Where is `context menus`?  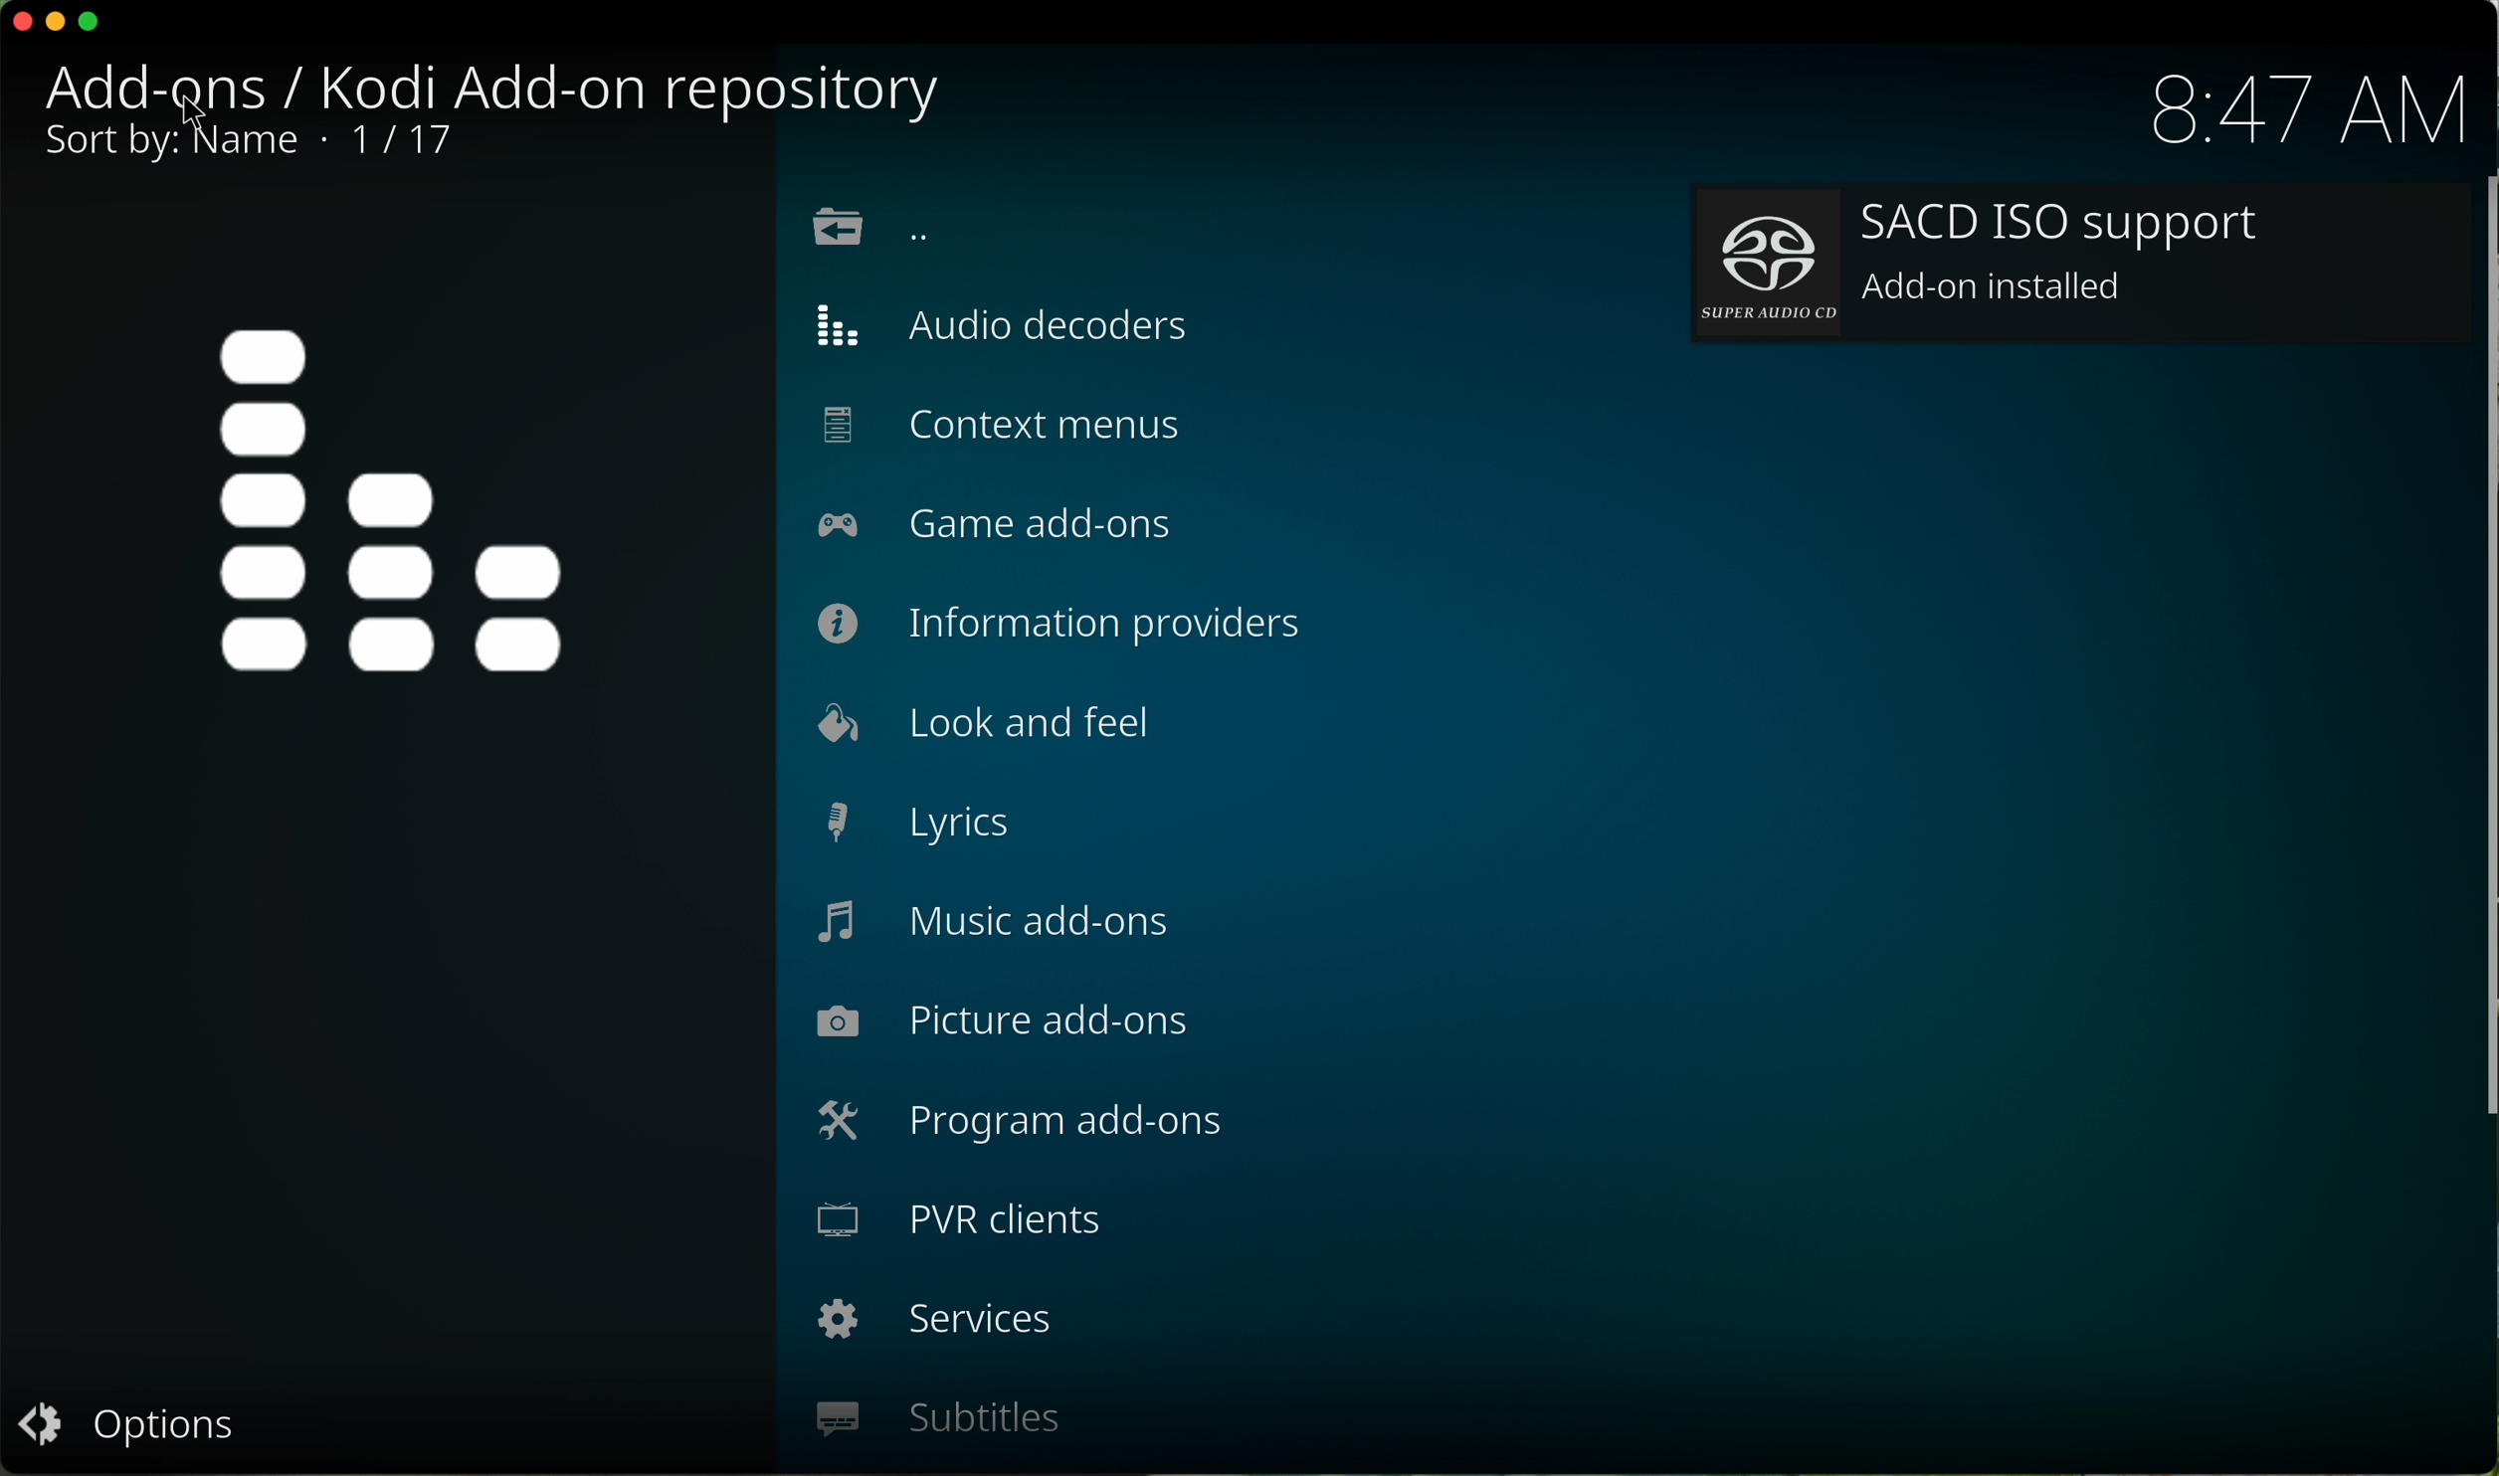
context menus is located at coordinates (1004, 429).